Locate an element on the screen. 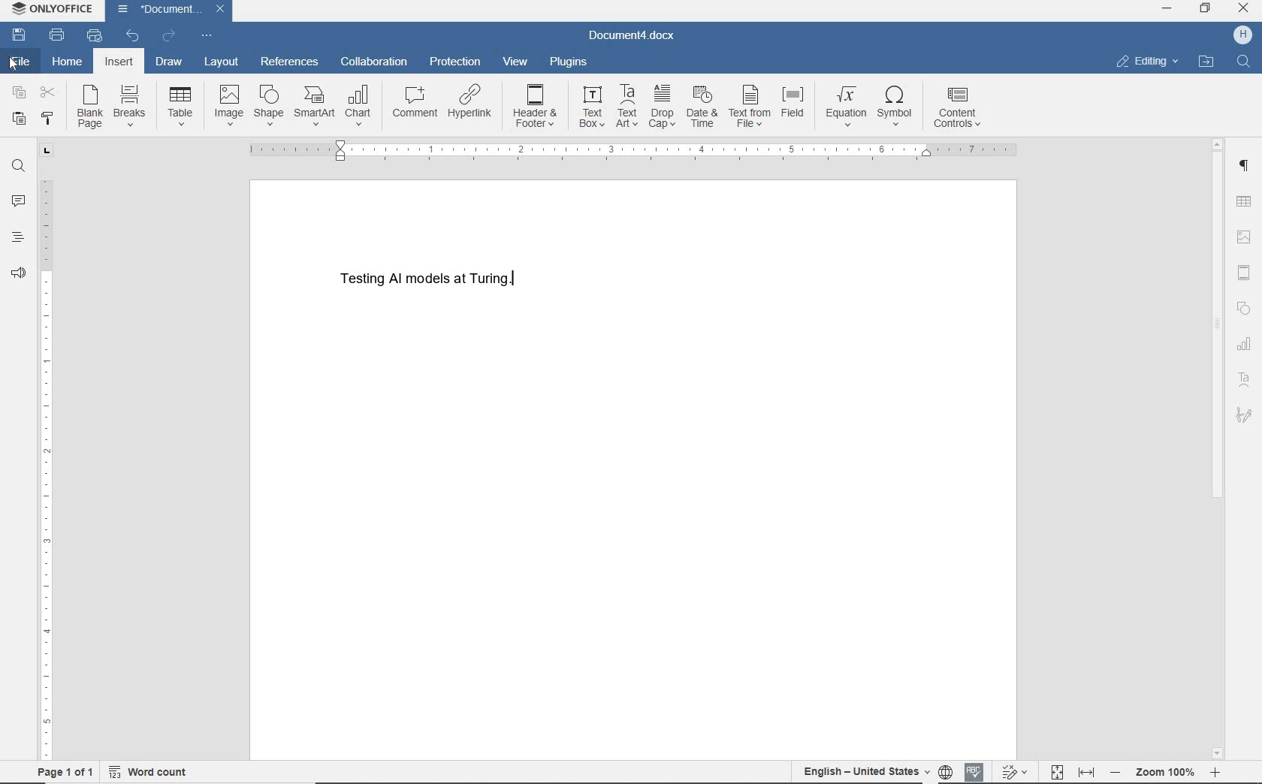 The height and width of the screenshot is (784, 1262). references is located at coordinates (290, 61).